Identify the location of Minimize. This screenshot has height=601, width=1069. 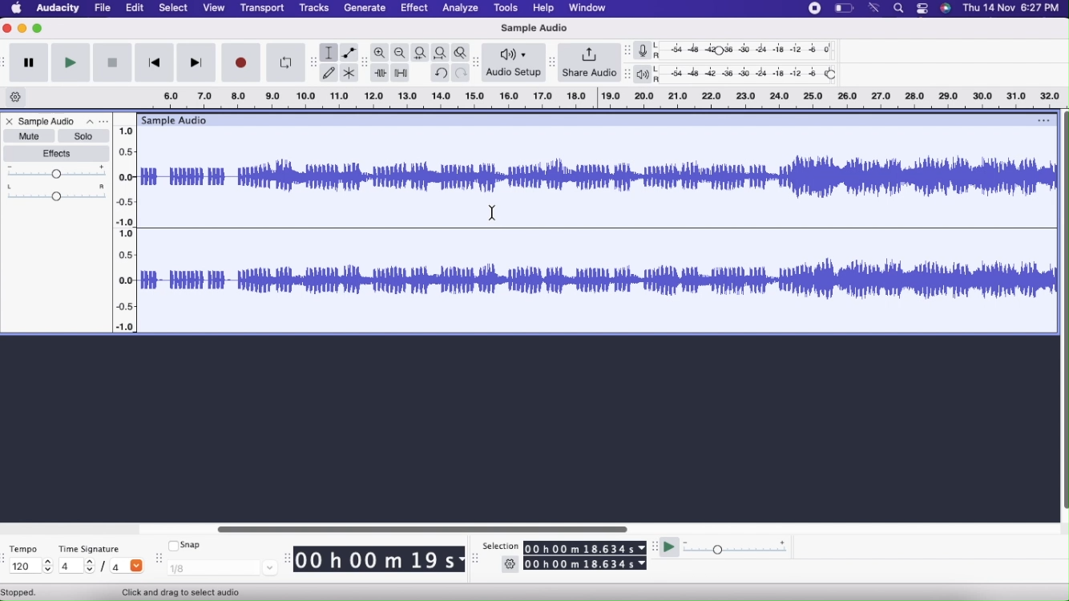
(22, 28).